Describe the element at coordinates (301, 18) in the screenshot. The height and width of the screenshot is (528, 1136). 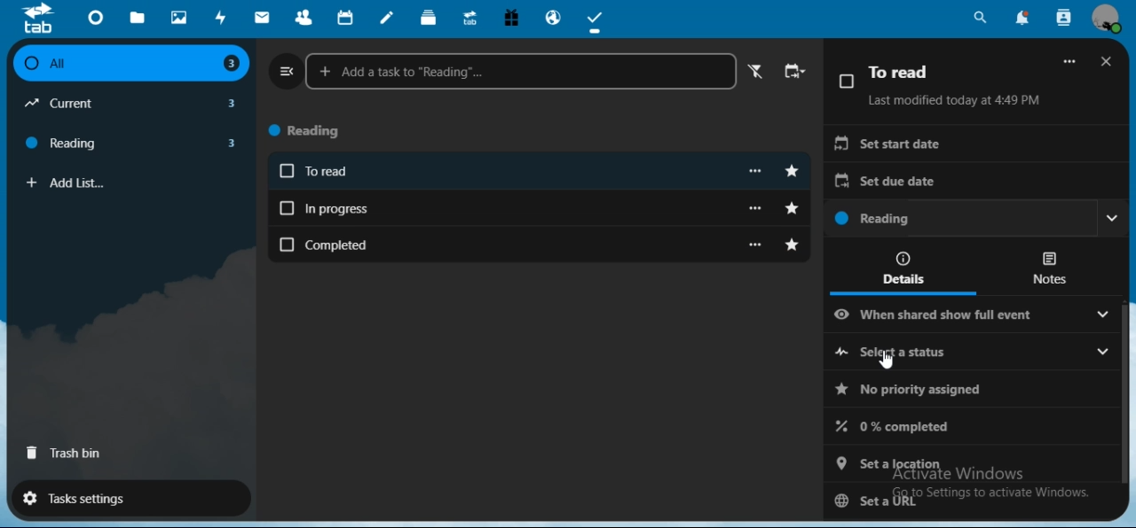
I see `contacts` at that location.